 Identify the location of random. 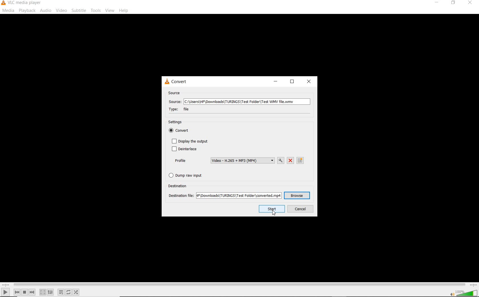
(76, 292).